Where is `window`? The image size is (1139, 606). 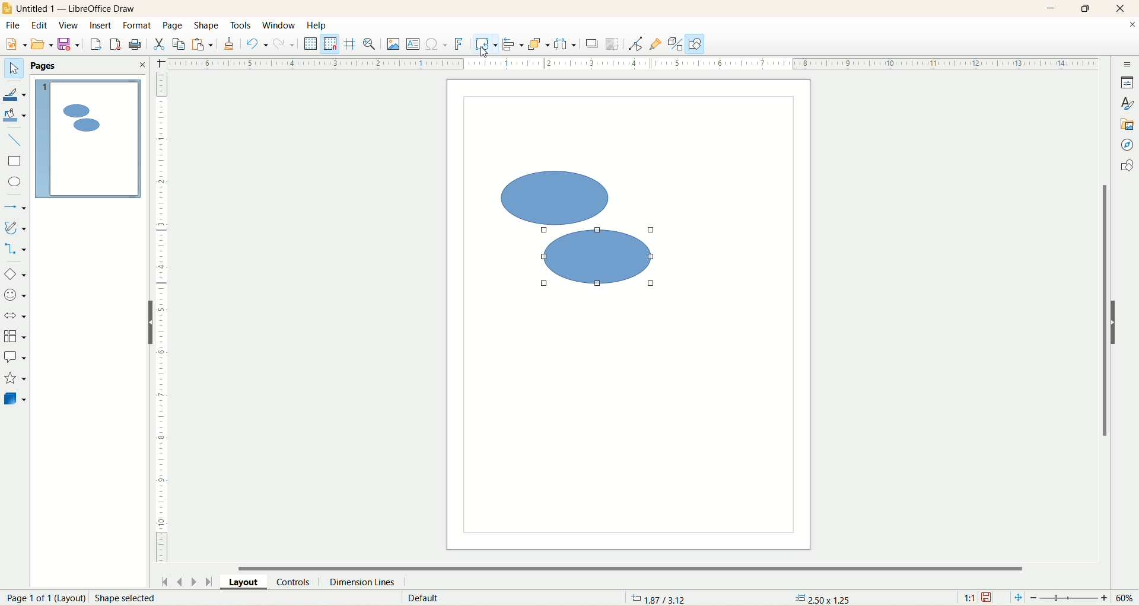
window is located at coordinates (279, 26).